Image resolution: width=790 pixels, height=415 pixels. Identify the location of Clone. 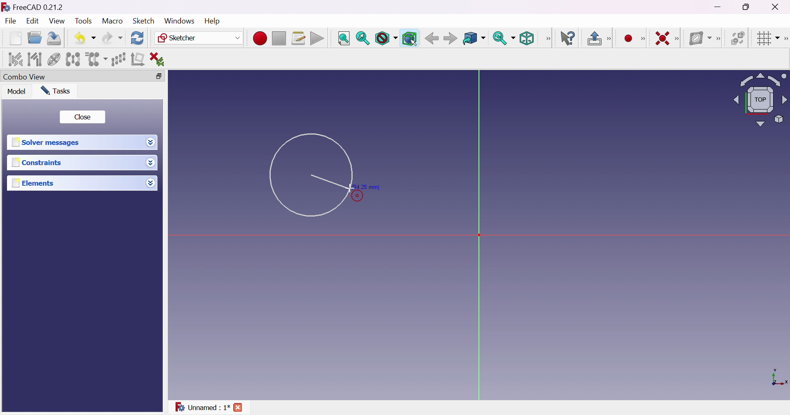
(96, 59).